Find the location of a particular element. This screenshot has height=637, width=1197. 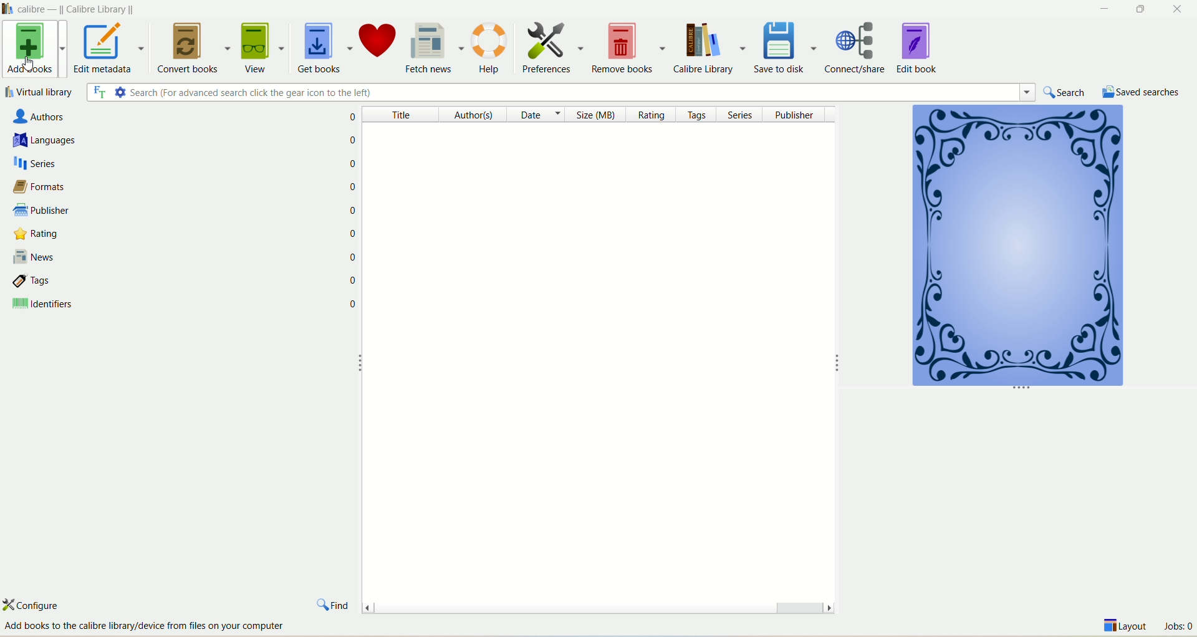

preferences is located at coordinates (552, 46).